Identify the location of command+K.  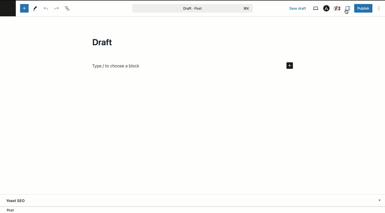
(247, 8).